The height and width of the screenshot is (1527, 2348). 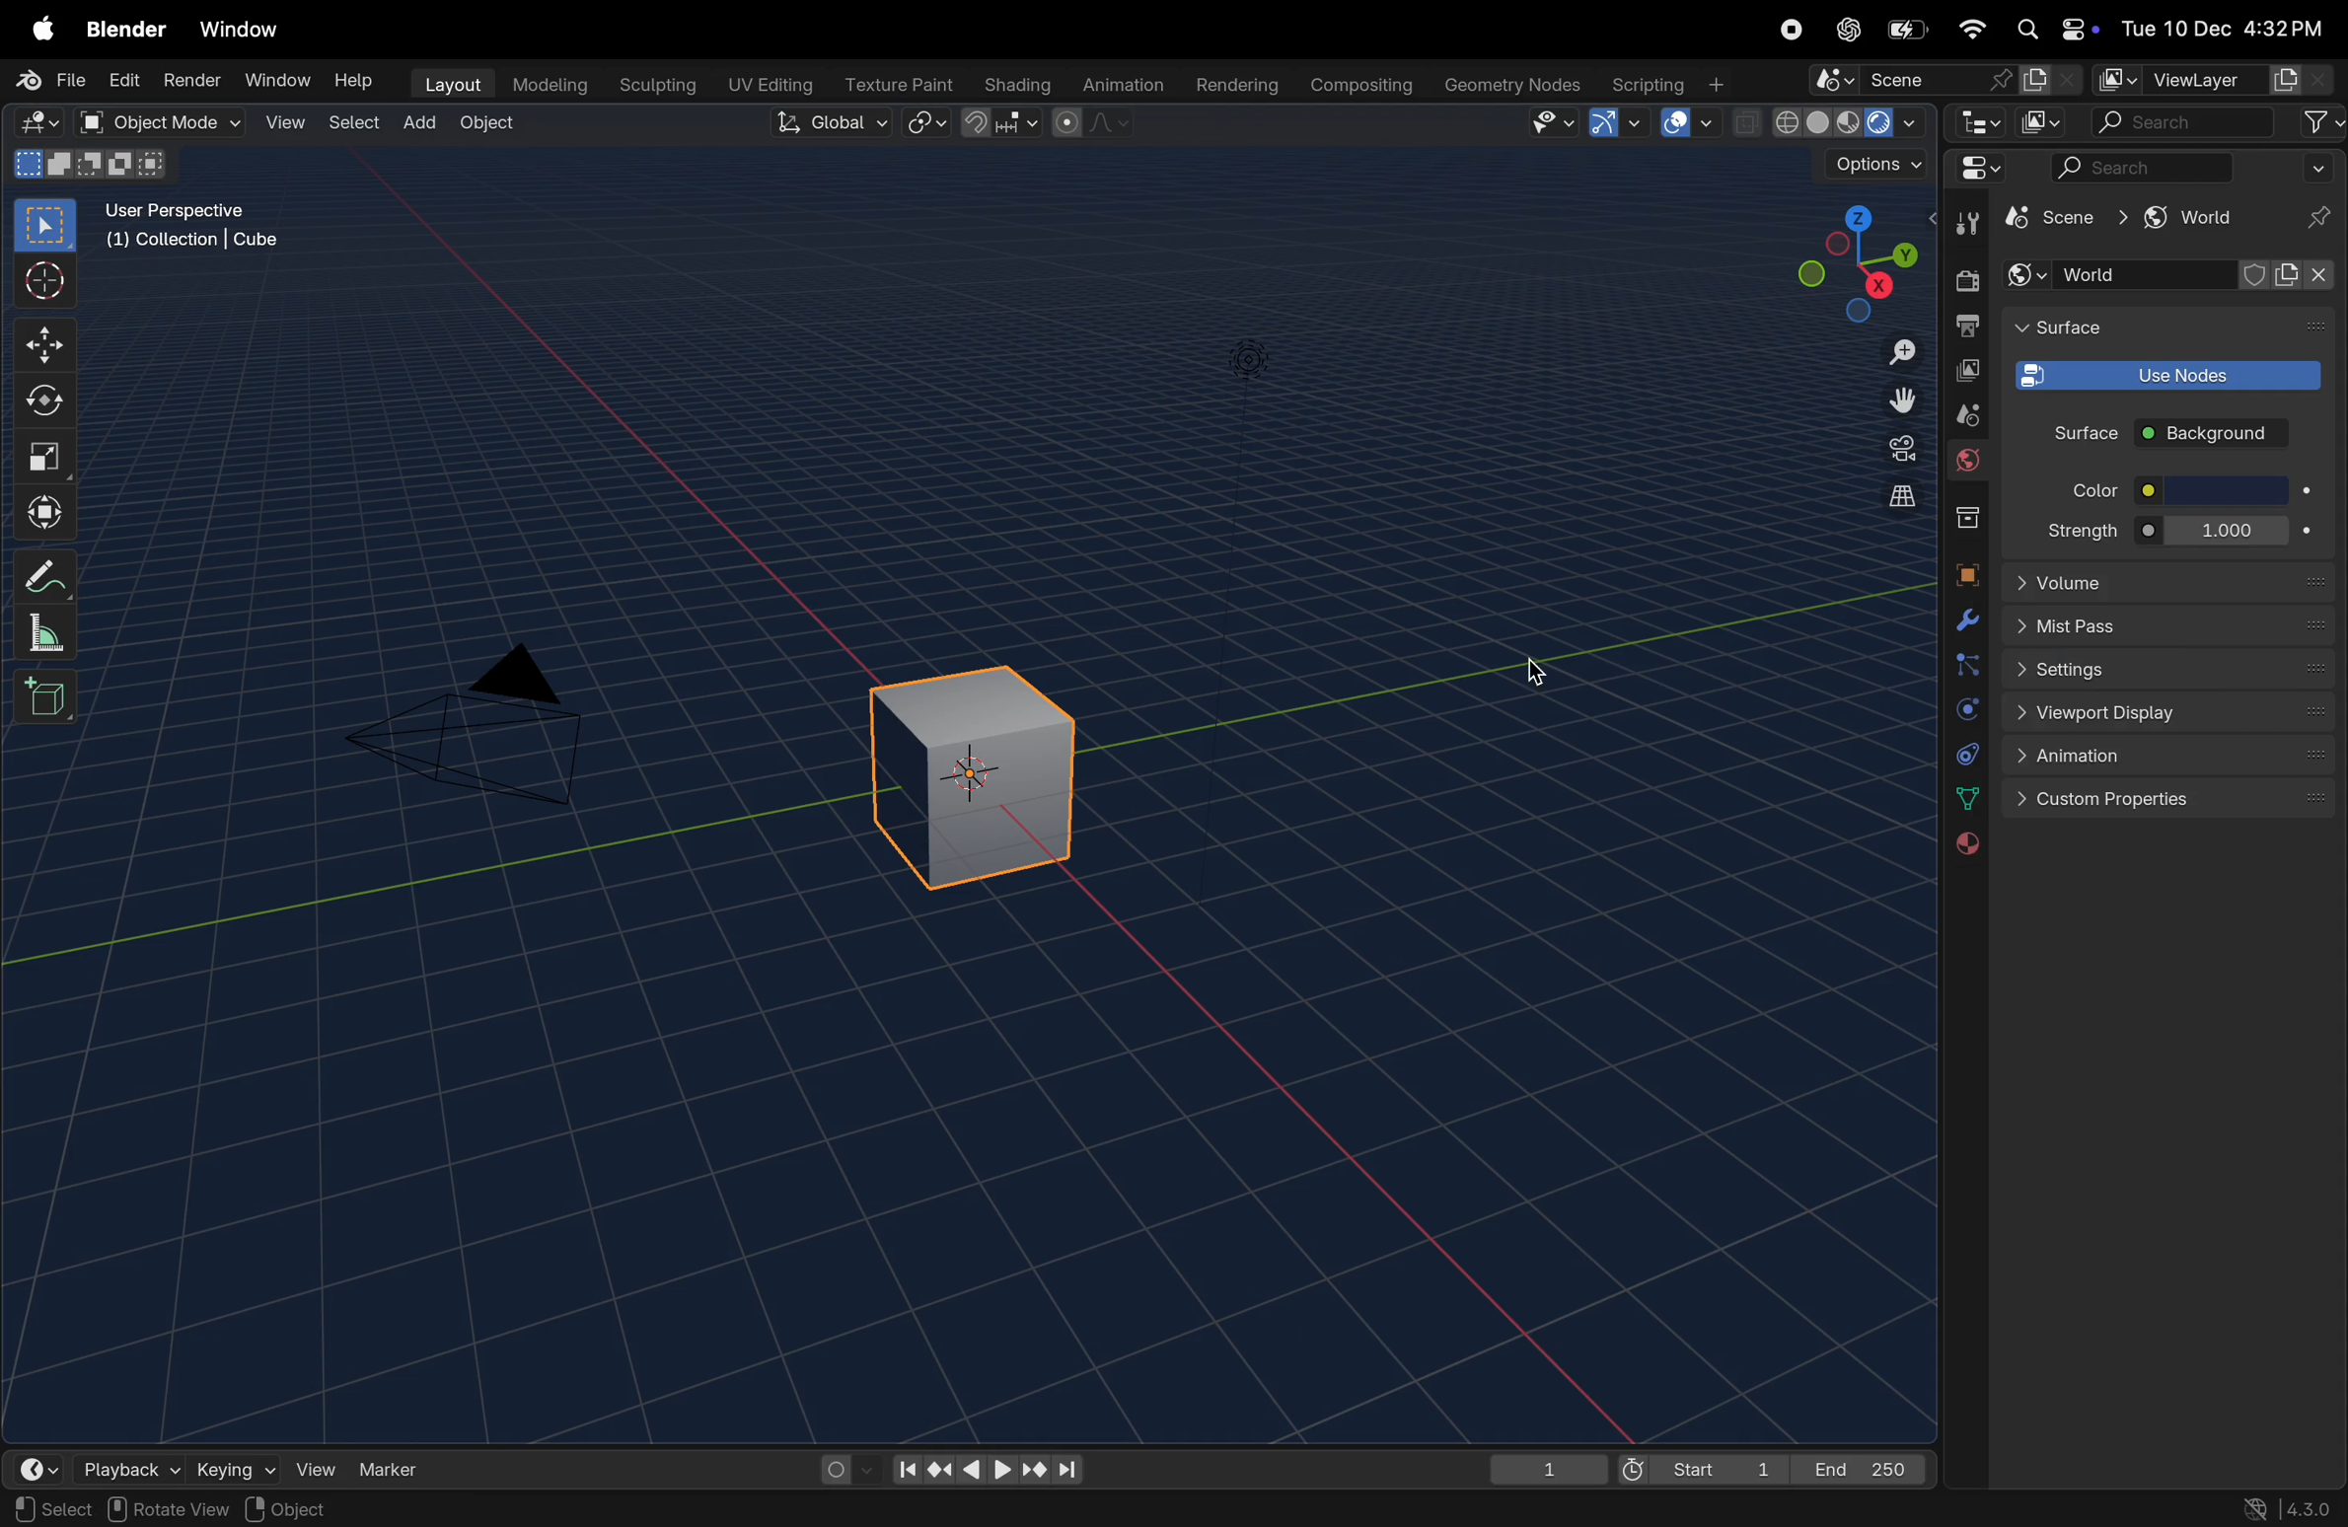 I want to click on image, so click(x=2045, y=121).